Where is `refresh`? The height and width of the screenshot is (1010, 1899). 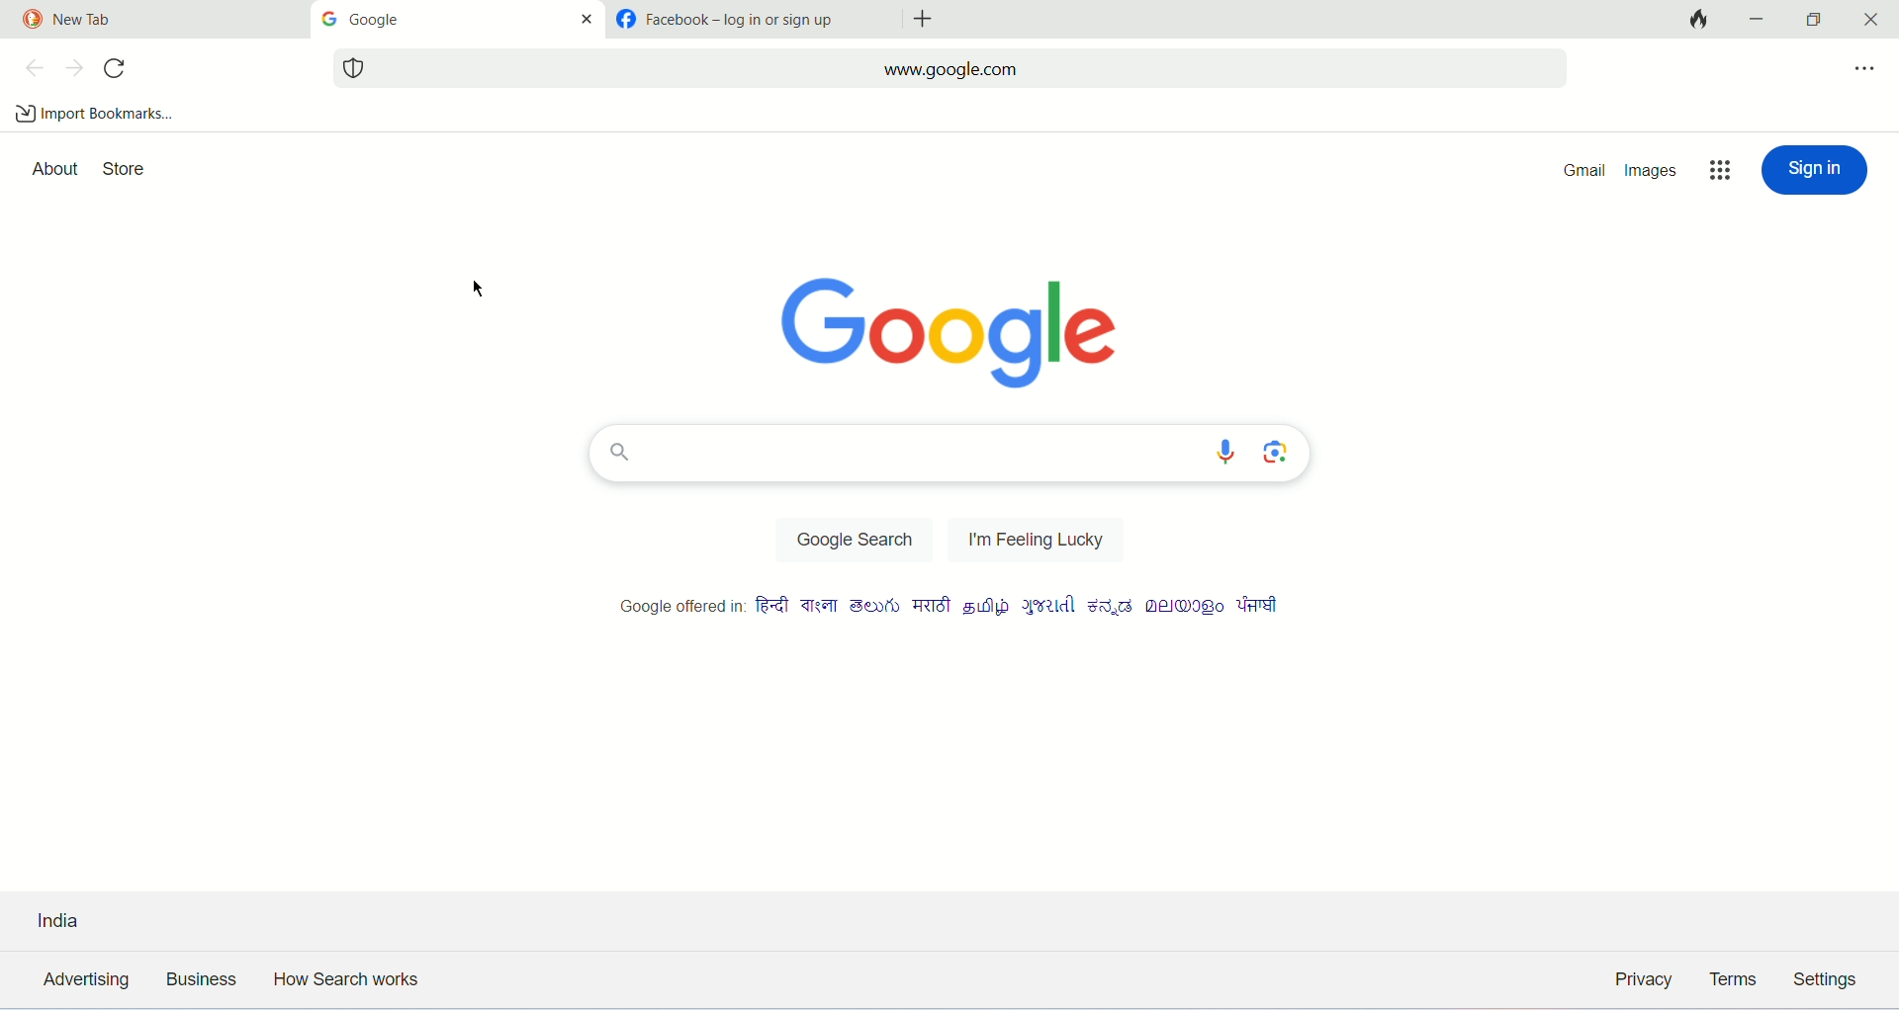 refresh is located at coordinates (116, 67).